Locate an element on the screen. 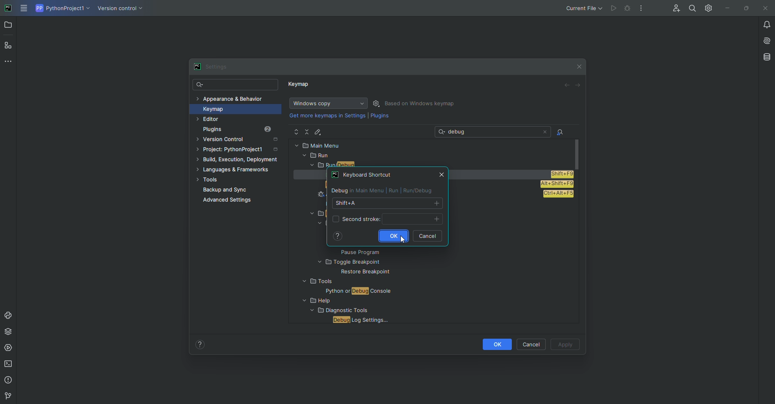  Database is located at coordinates (766, 57).